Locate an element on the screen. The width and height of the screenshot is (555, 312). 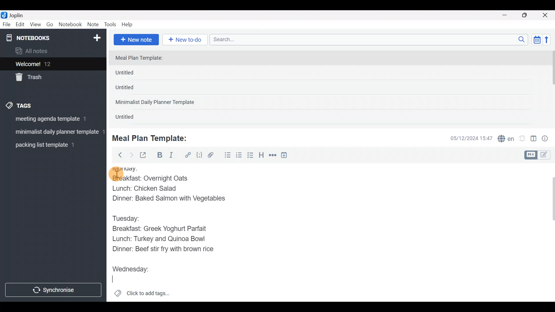
Insert time is located at coordinates (287, 156).